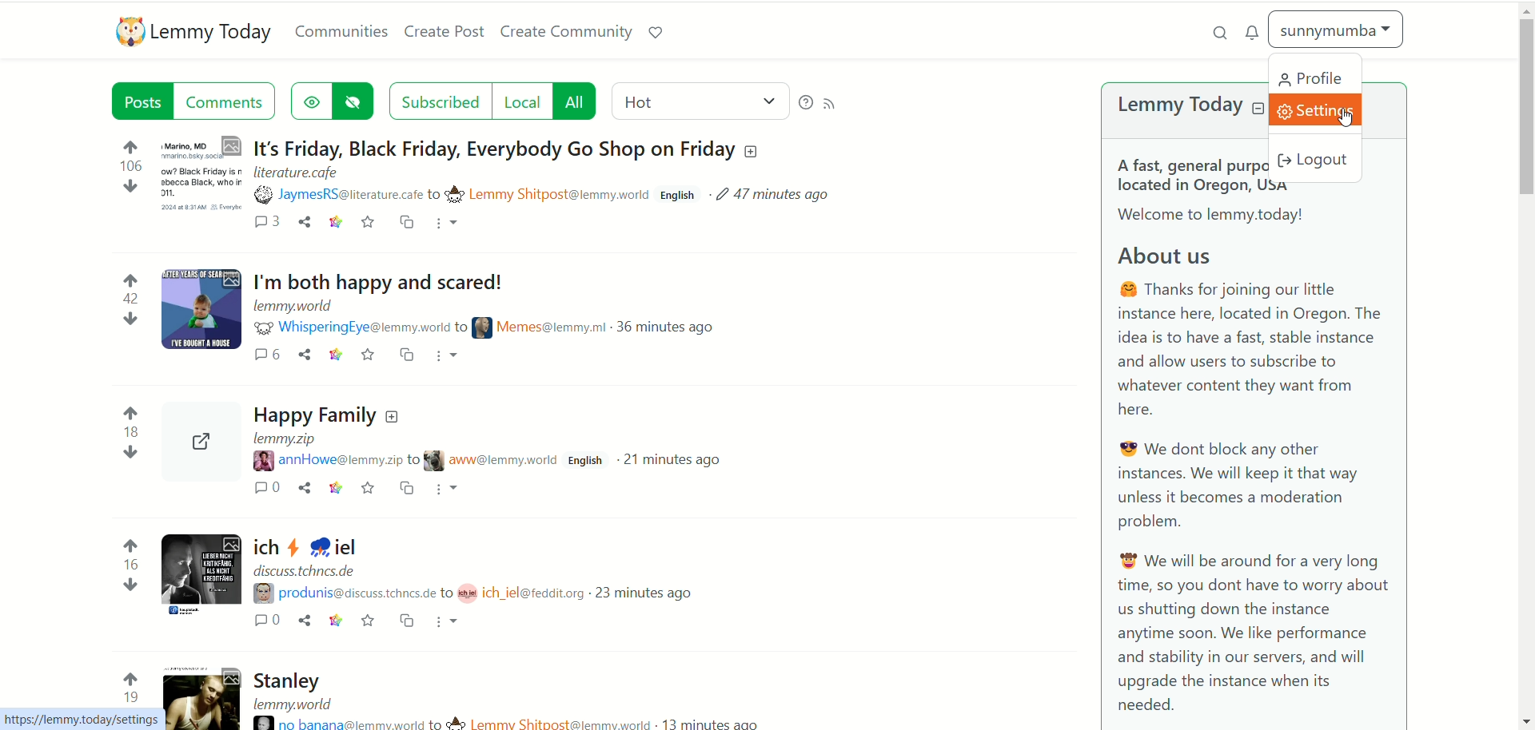  What do you see at coordinates (1336, 30) in the screenshot?
I see `account` at bounding box center [1336, 30].